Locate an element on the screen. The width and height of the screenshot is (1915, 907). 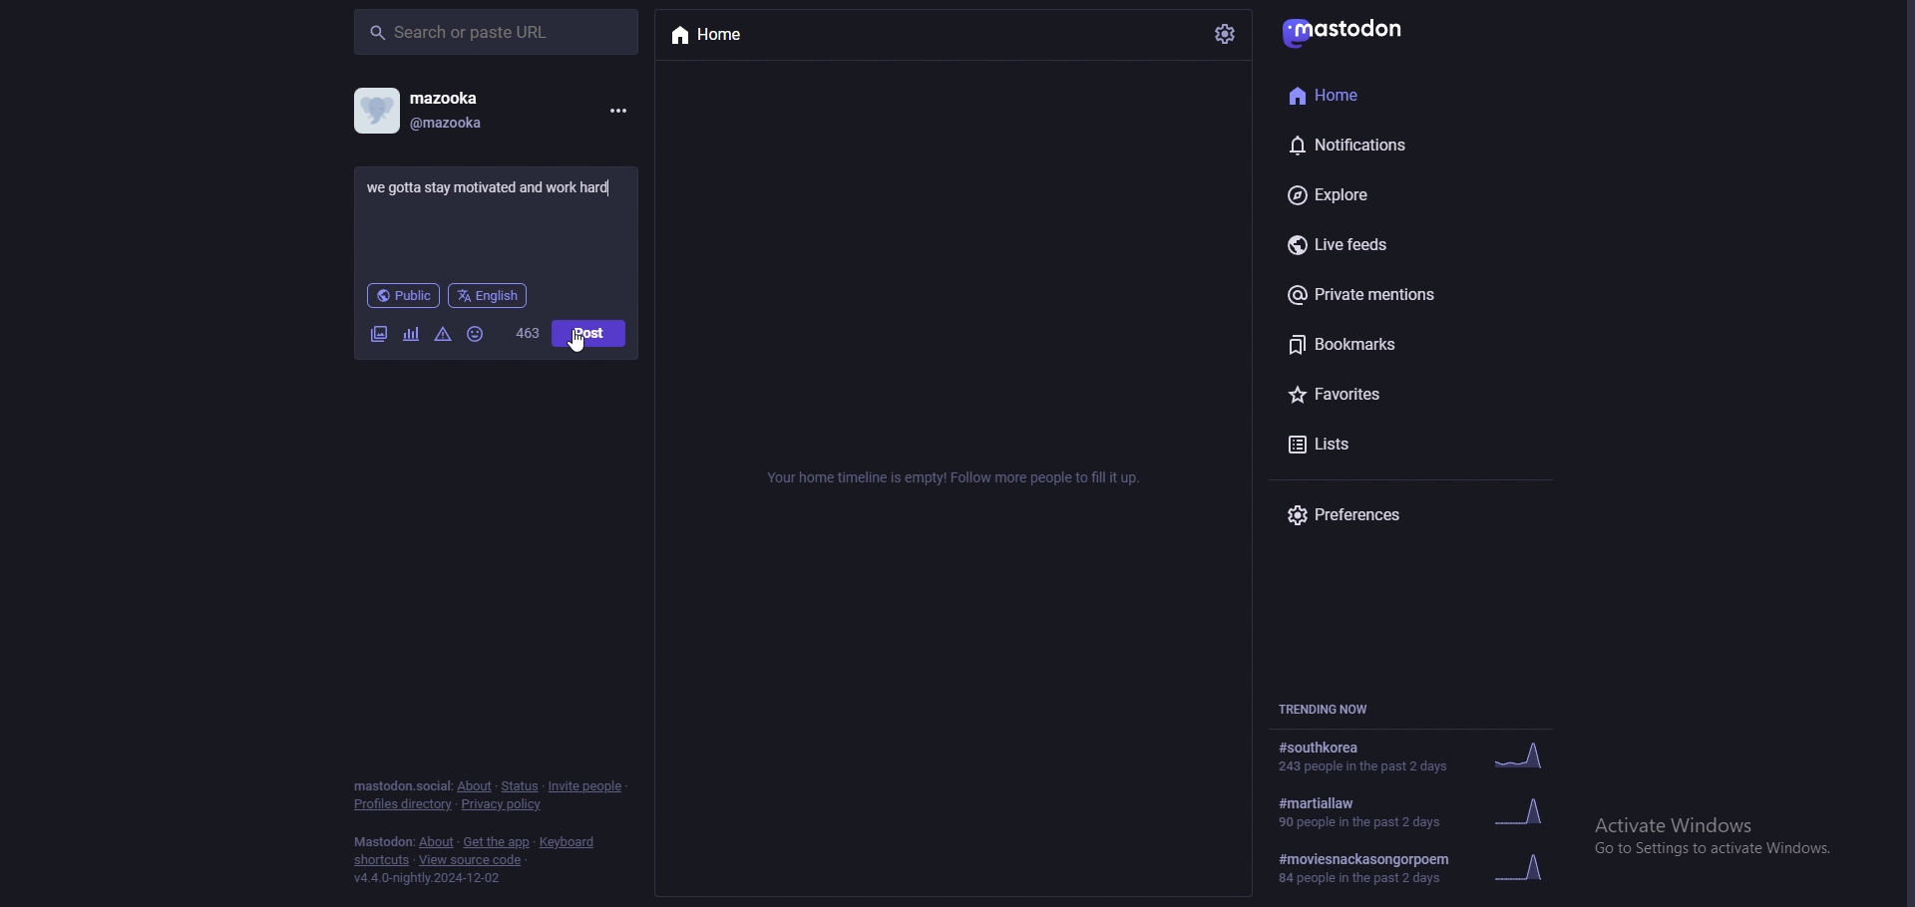
@mazooka is located at coordinates (480, 126).